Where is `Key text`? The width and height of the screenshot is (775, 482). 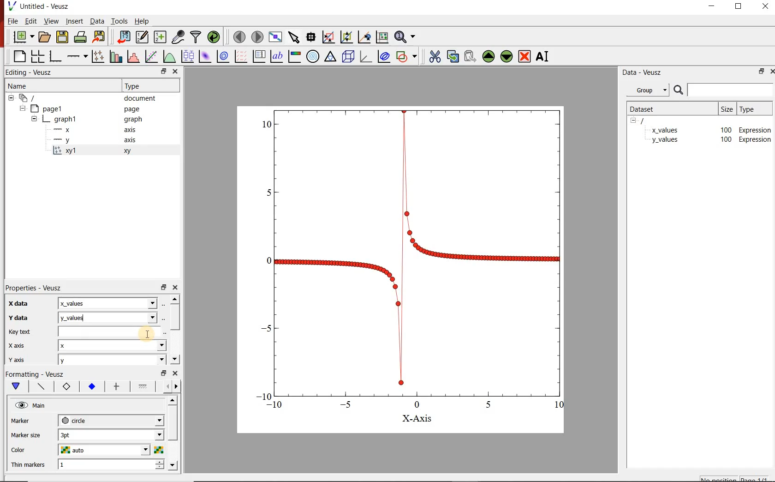 Key text is located at coordinates (20, 331).